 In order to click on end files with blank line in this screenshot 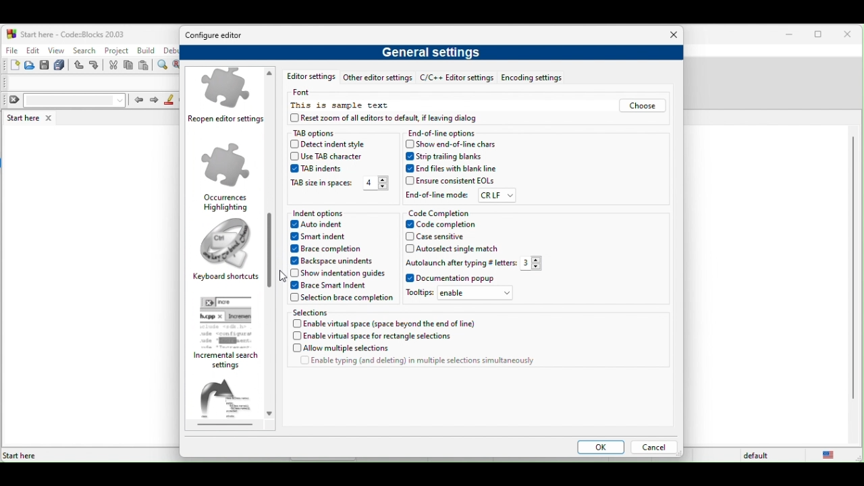, I will do `click(453, 169)`.